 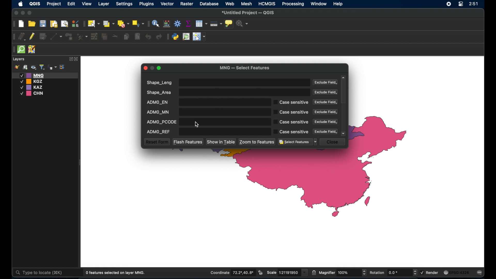 I want to click on ADMO_EN, so click(x=206, y=102).